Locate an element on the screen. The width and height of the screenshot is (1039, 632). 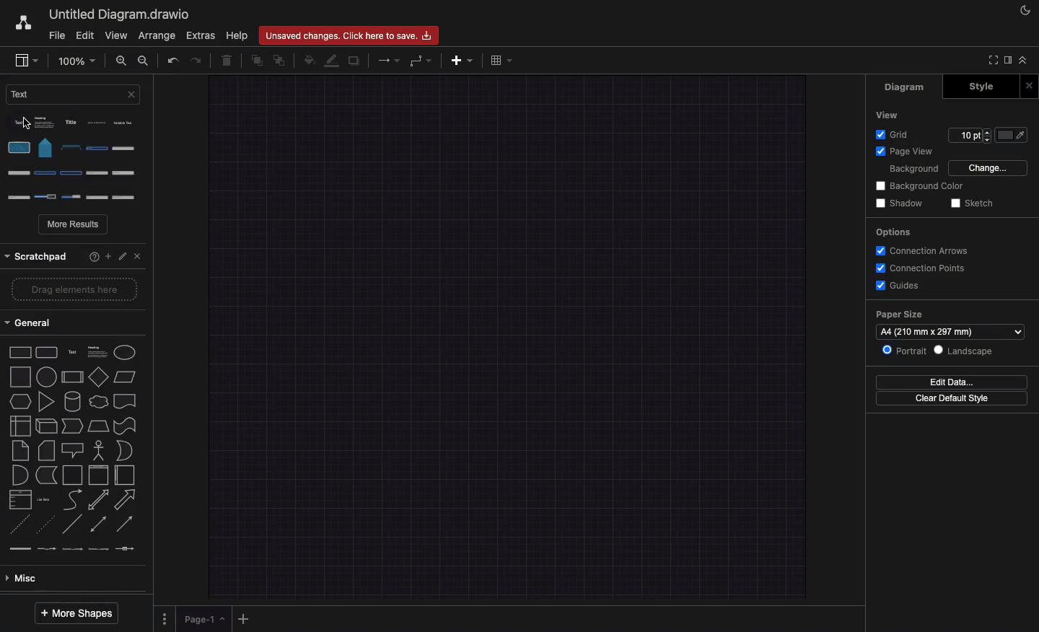
Close is located at coordinates (136, 255).